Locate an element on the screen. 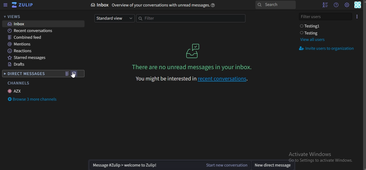  mentions is located at coordinates (20, 44).